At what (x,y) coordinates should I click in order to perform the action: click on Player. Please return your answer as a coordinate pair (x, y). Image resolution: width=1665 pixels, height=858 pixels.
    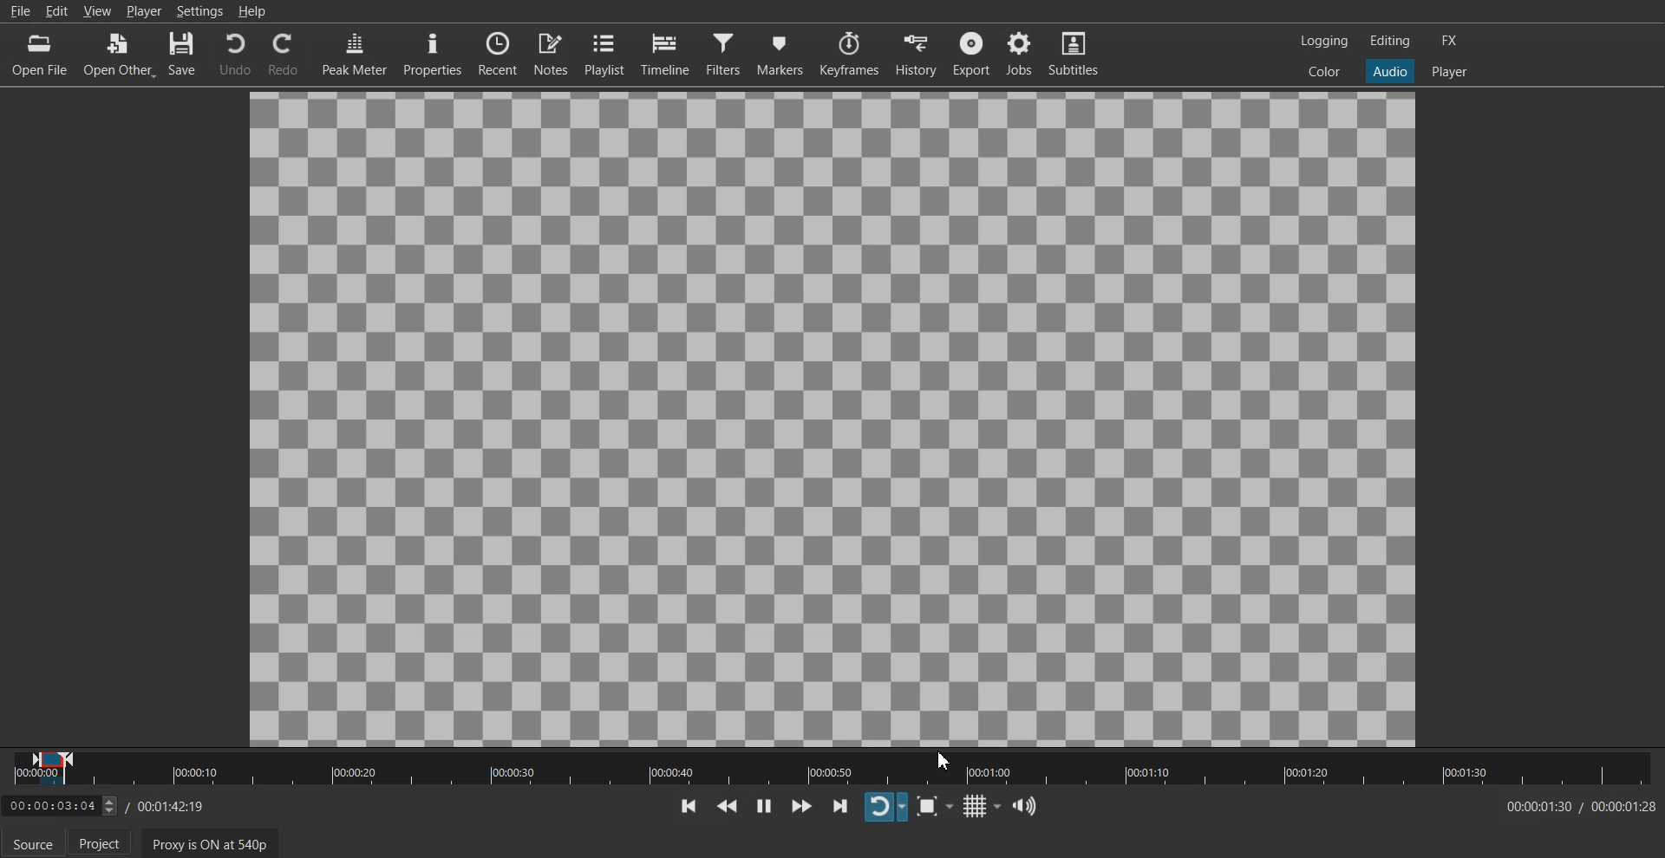
    Looking at the image, I should click on (1449, 70).